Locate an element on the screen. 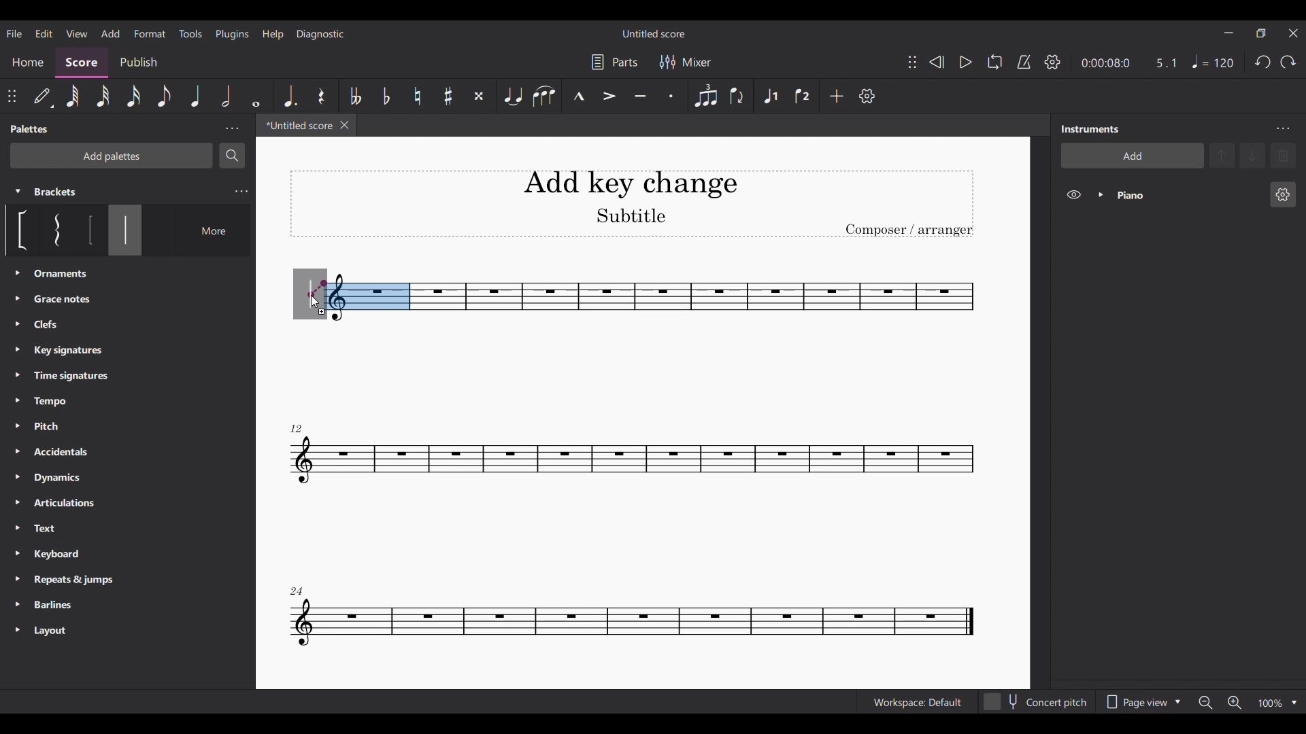 The width and height of the screenshot is (1306, 734). Title, sub-title, and composer name is located at coordinates (632, 203).